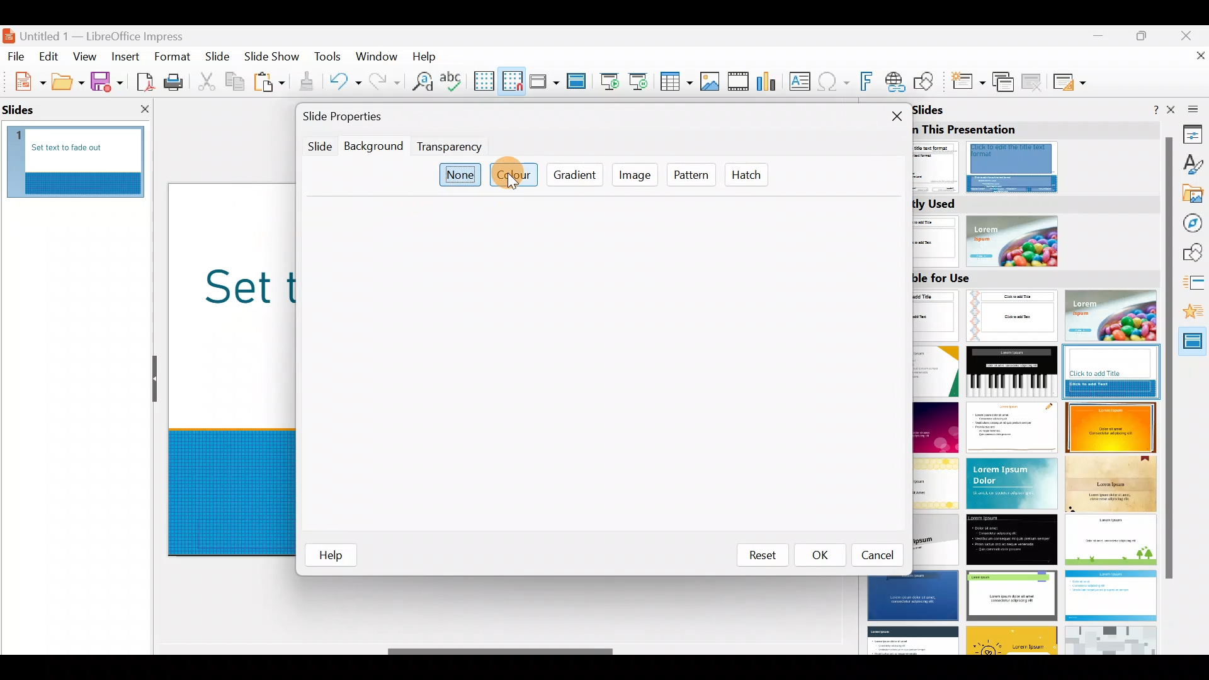 The image size is (1209, 680). Describe the element at coordinates (543, 81) in the screenshot. I see `Display views` at that location.